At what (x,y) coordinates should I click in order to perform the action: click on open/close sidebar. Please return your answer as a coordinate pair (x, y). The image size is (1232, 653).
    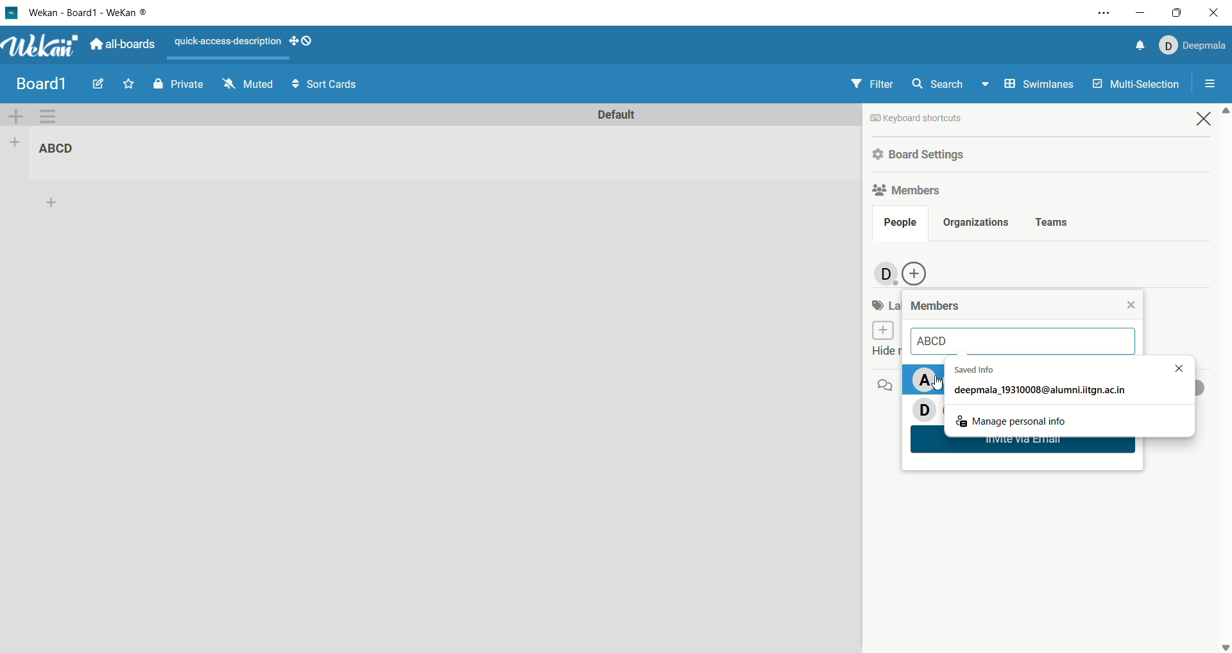
    Looking at the image, I should click on (1211, 85).